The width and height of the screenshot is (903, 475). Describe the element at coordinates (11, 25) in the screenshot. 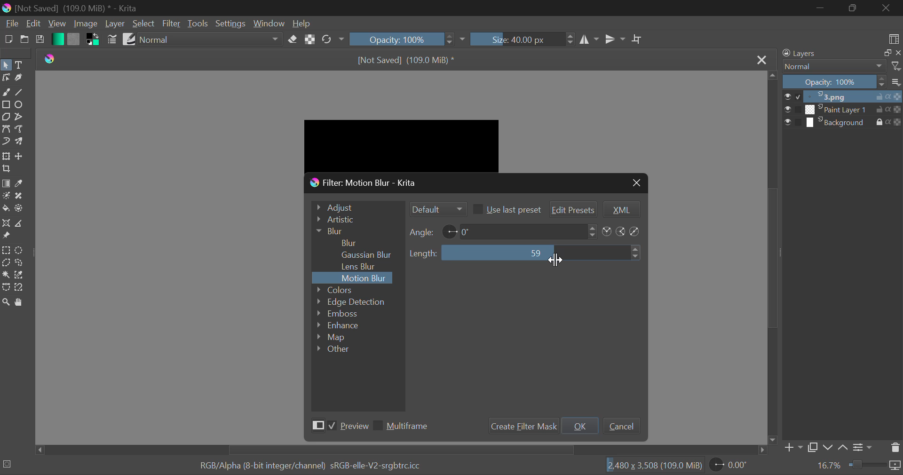

I see `File` at that location.